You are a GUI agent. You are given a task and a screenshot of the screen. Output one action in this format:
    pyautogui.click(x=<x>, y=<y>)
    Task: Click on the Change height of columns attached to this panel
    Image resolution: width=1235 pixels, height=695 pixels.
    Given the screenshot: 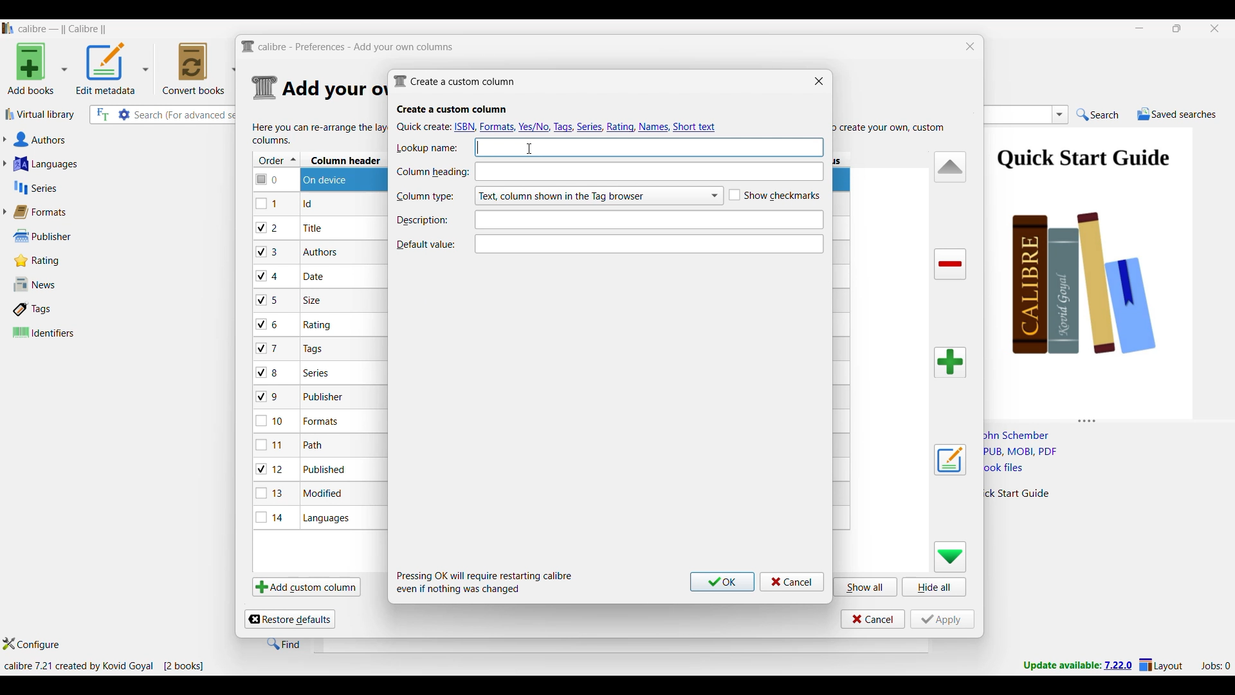 What is the action you would take?
    pyautogui.click(x=1109, y=418)
    